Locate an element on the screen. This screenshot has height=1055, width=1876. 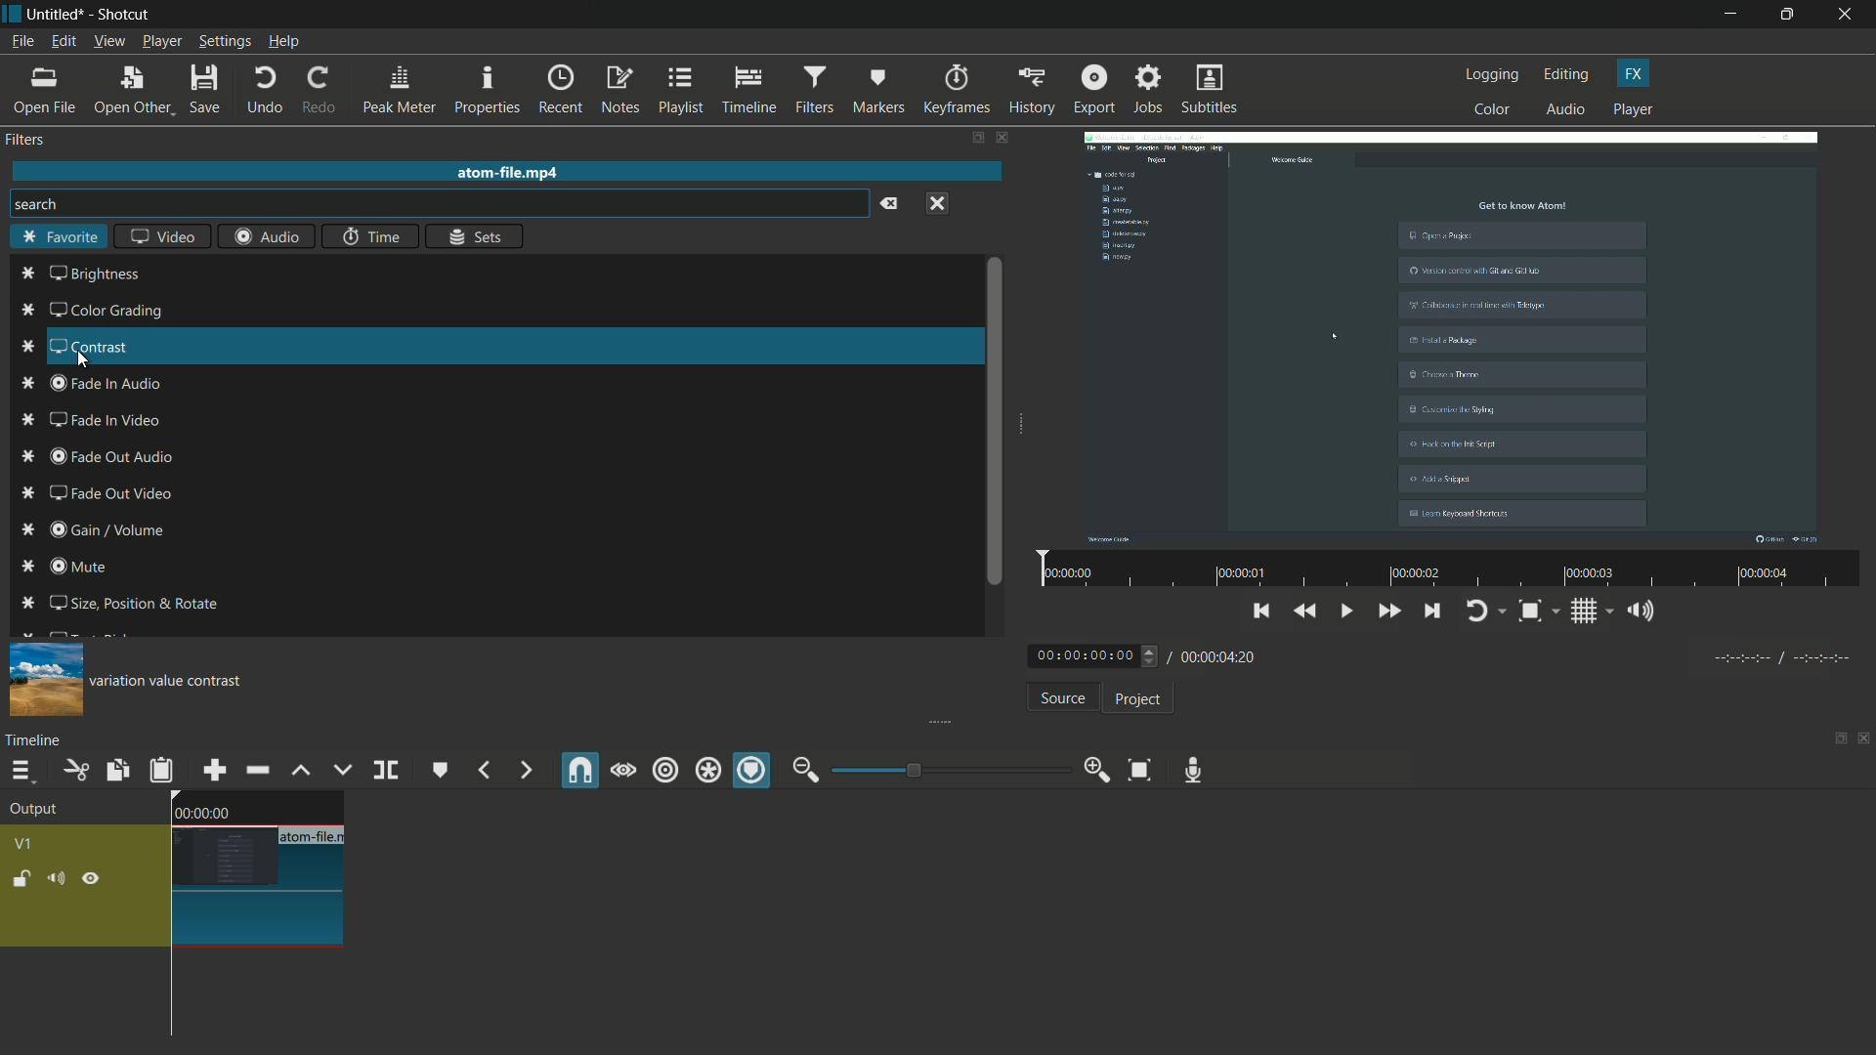
video is located at coordinates (161, 238).